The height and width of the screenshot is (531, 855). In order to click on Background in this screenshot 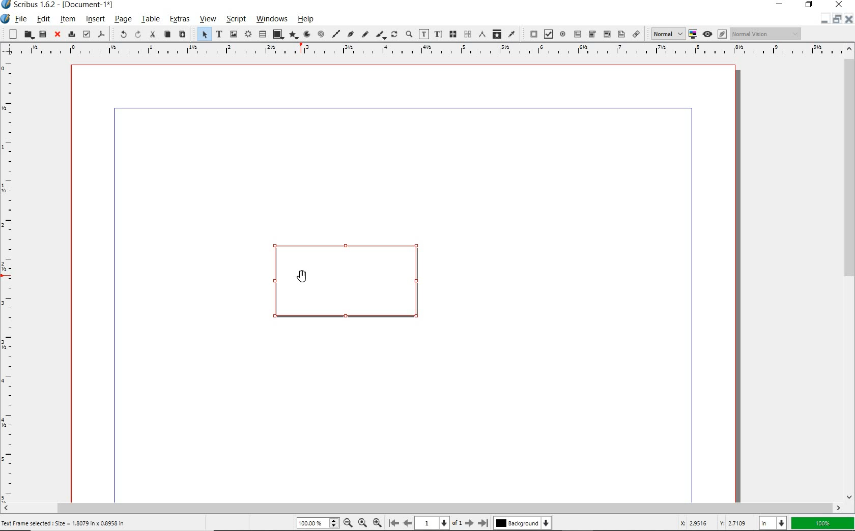, I will do `click(522, 524)`.